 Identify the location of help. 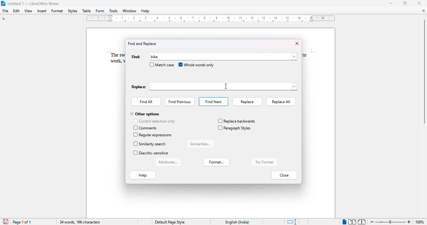
(143, 175).